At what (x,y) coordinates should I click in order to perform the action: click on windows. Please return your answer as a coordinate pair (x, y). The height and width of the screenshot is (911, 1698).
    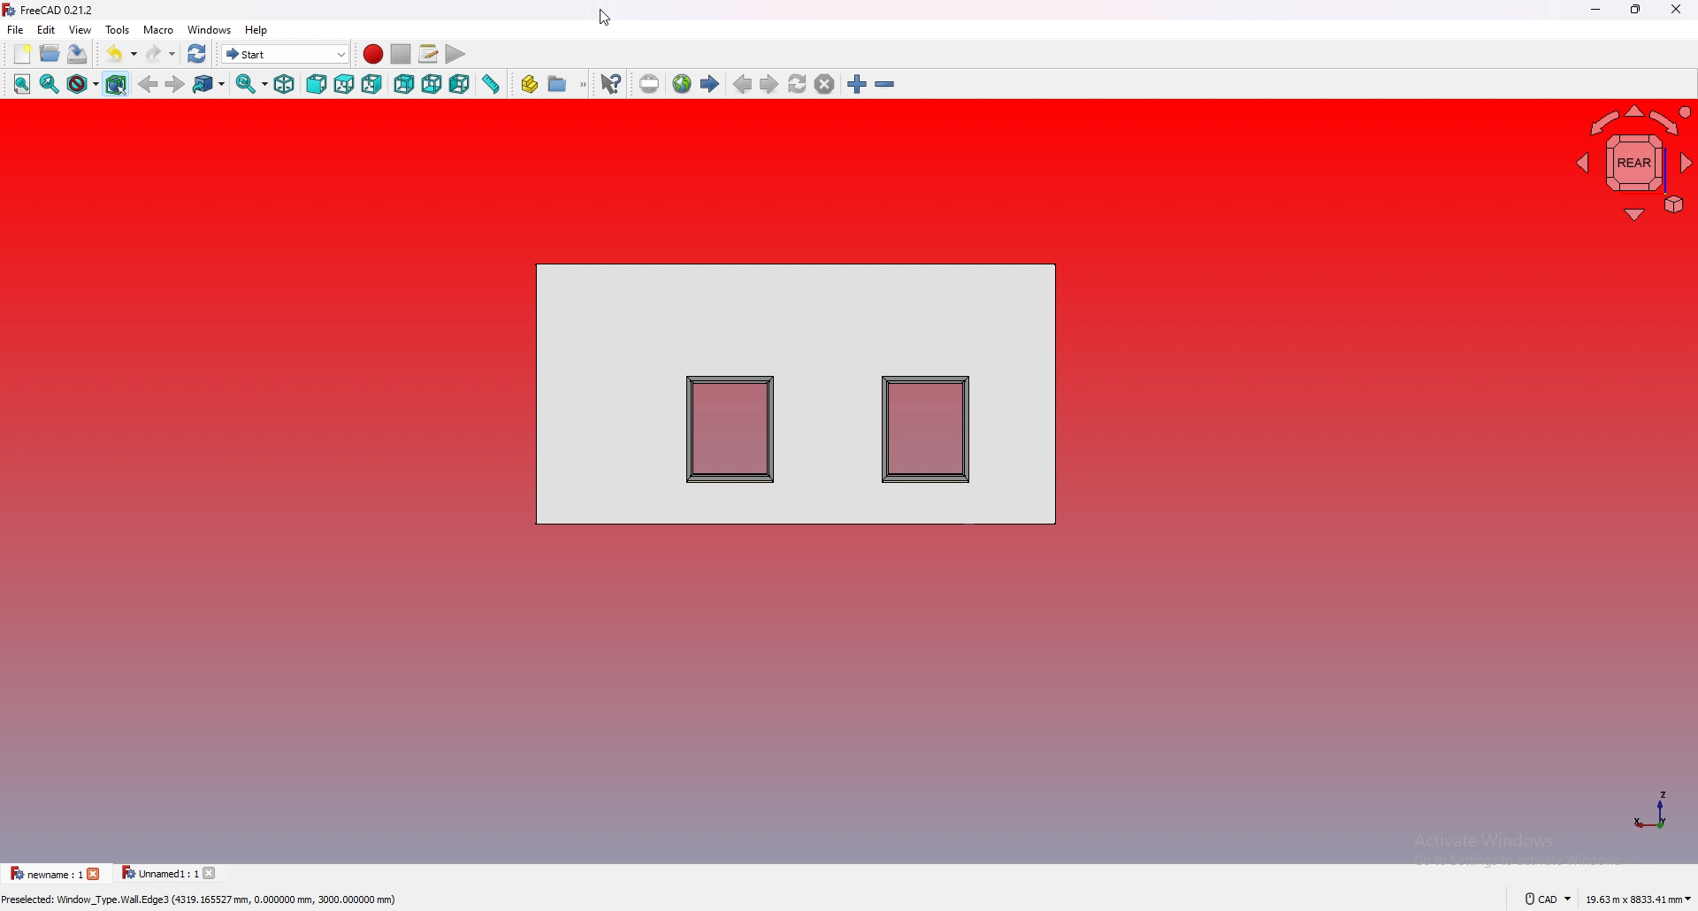
    Looking at the image, I should click on (210, 29).